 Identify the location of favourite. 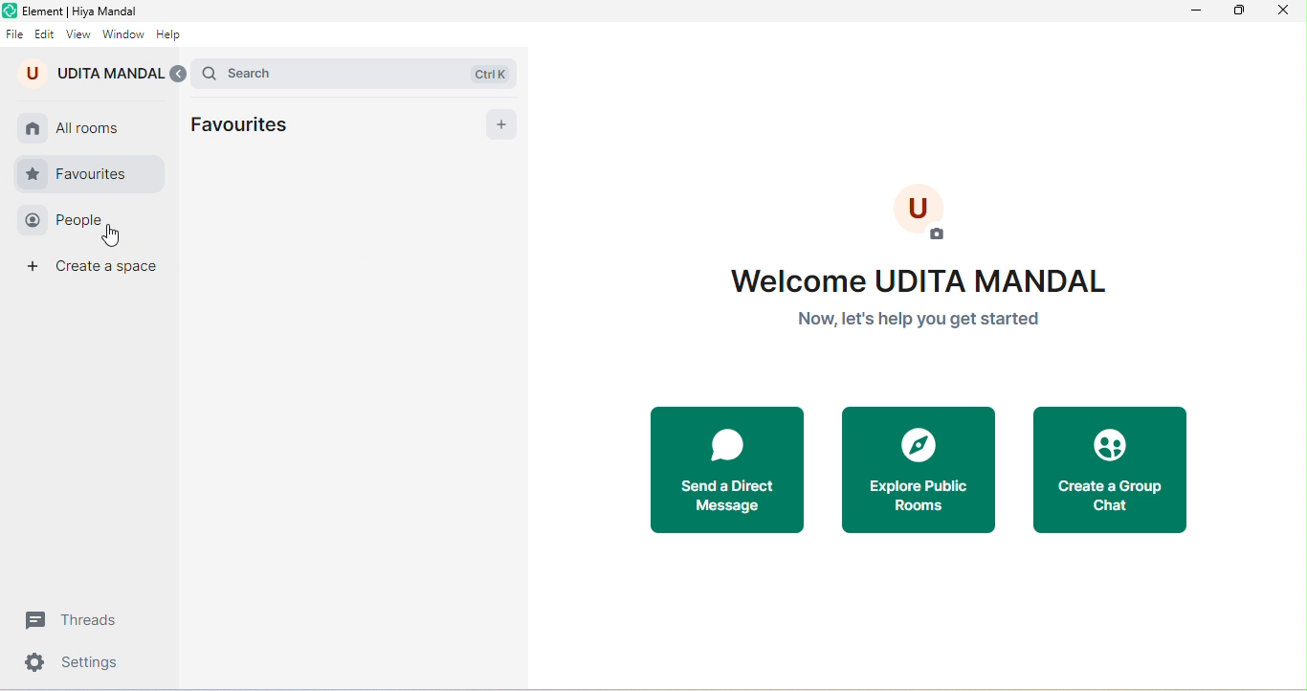
(82, 171).